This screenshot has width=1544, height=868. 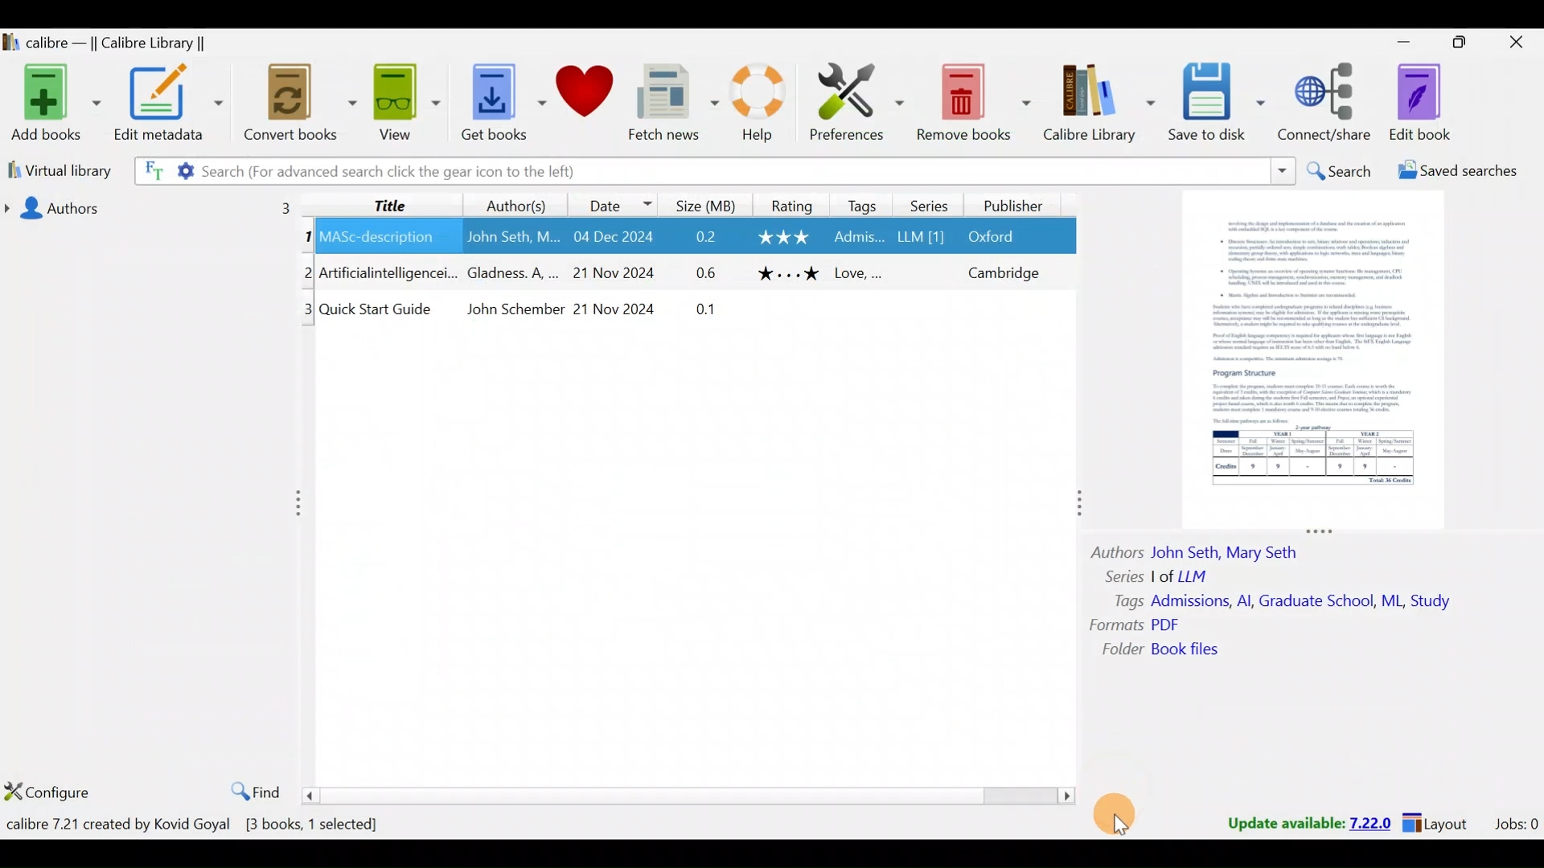 I want to click on , so click(x=1304, y=600).